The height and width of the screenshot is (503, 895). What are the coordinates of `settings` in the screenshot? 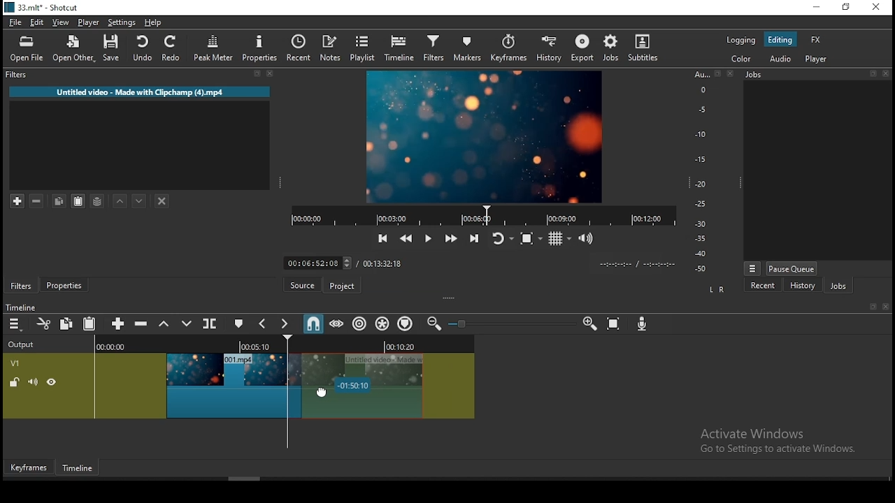 It's located at (123, 22).